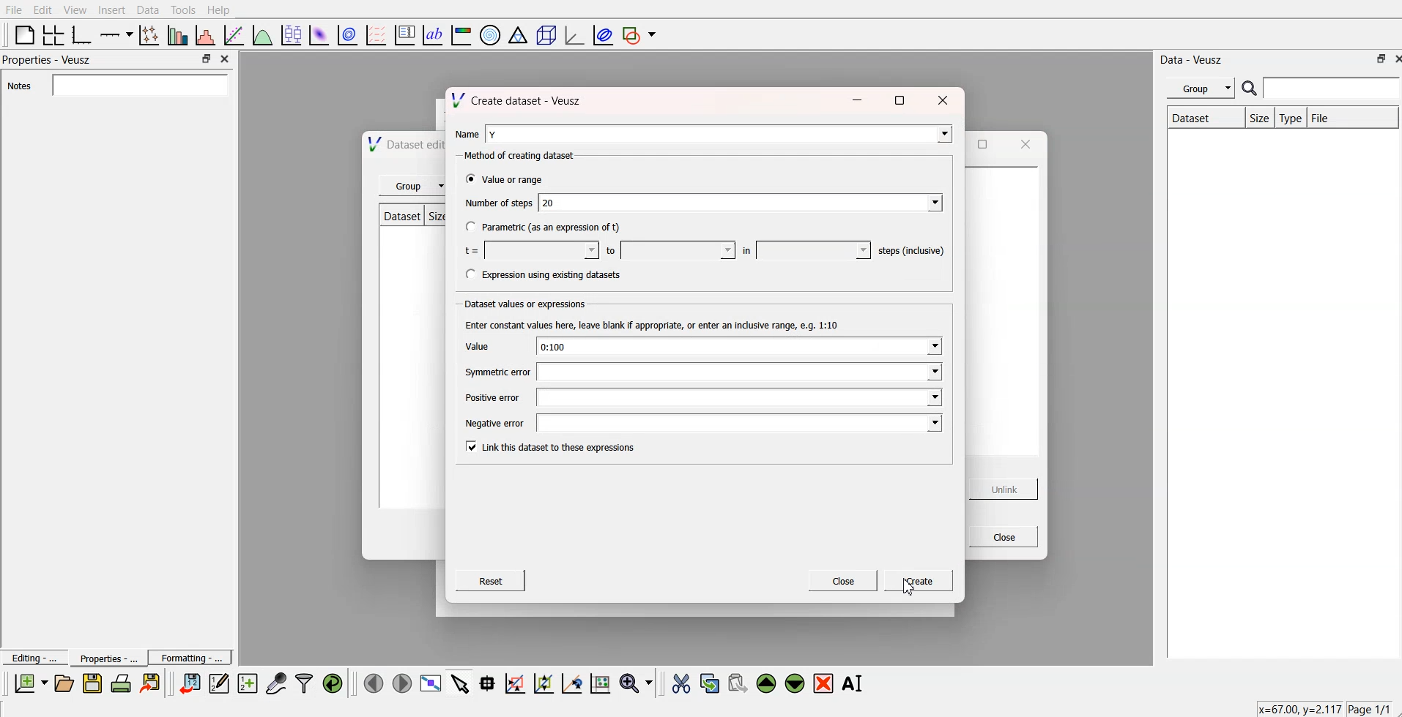  What do you see at coordinates (153, 684) in the screenshot?
I see `Export to graphics format` at bounding box center [153, 684].